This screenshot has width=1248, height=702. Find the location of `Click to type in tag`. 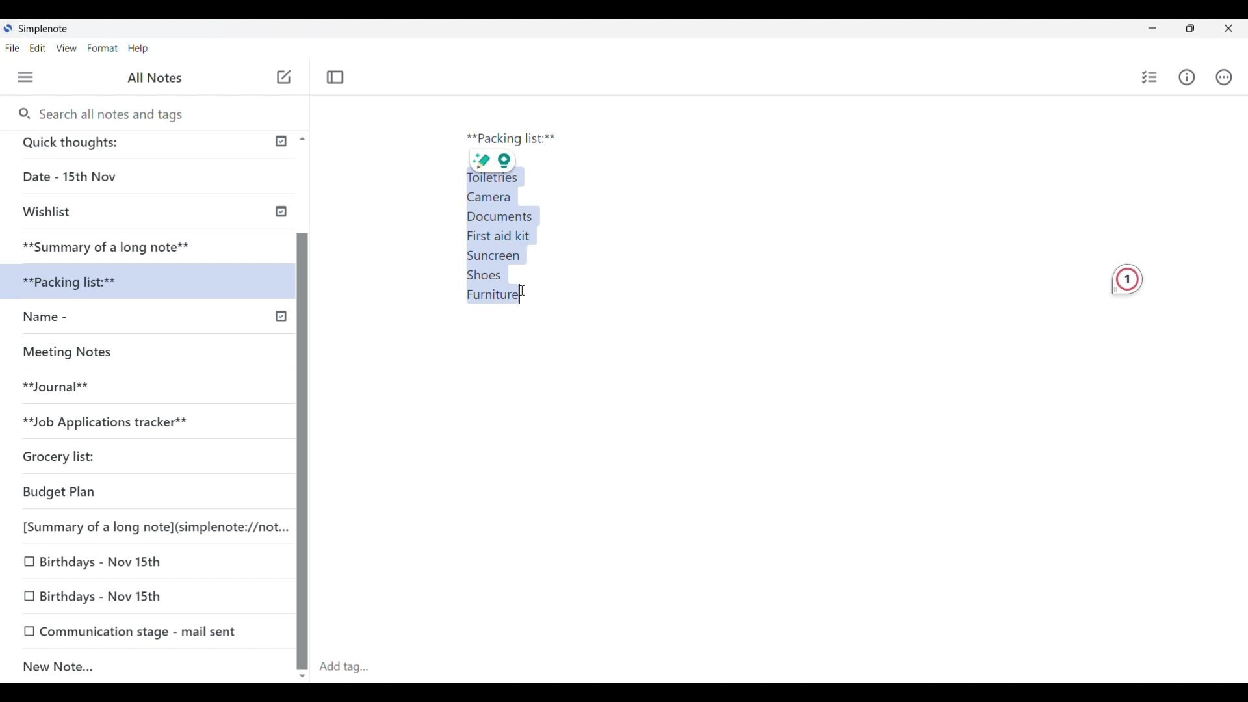

Click to type in tag is located at coordinates (343, 668).